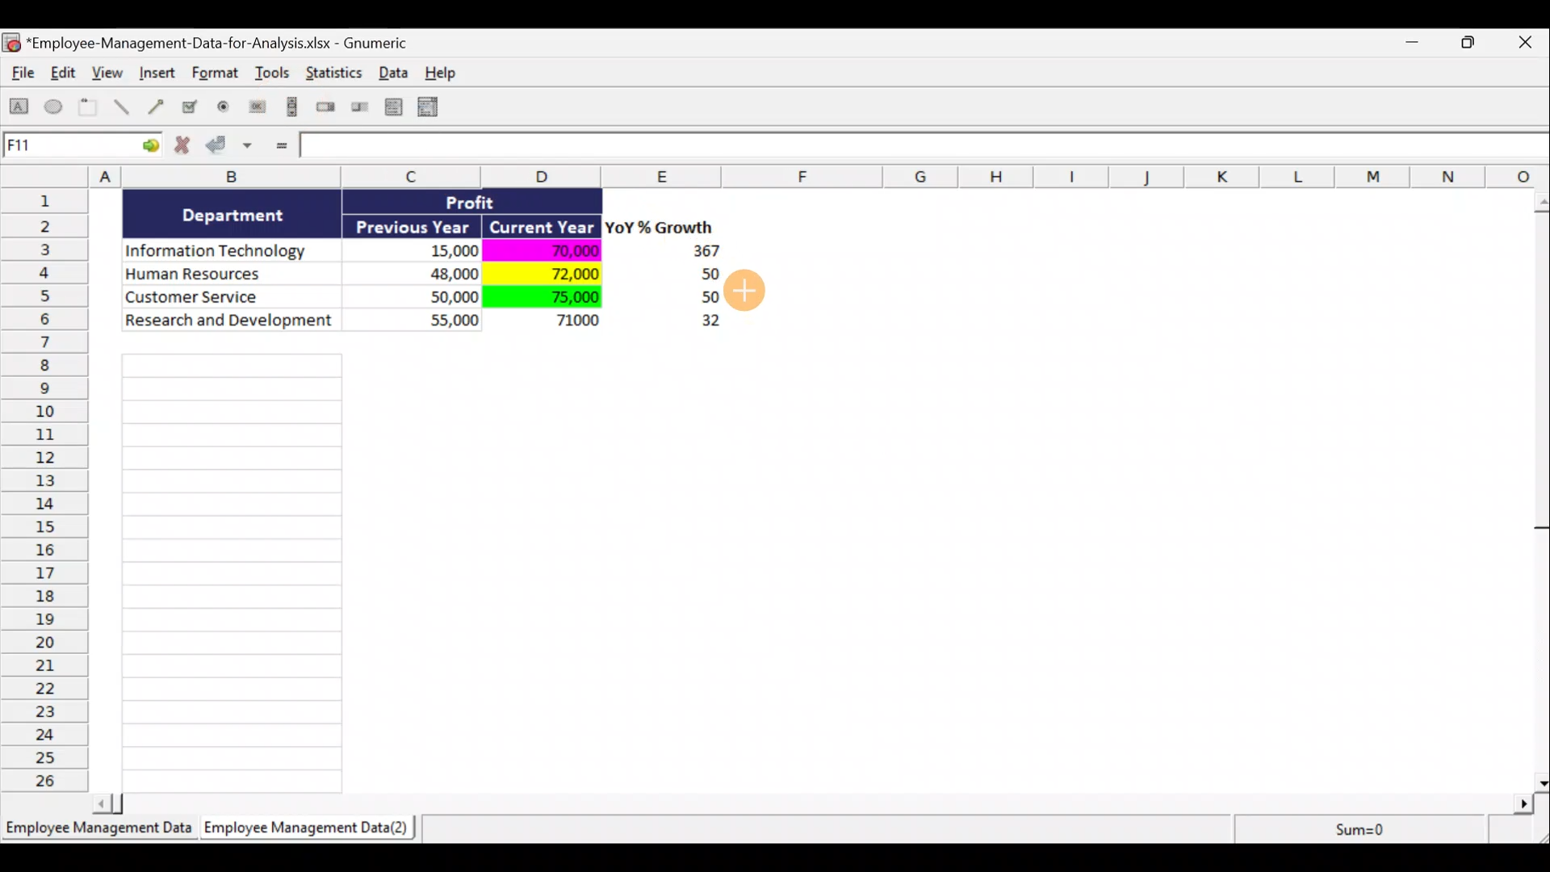 The height and width of the screenshot is (872, 1550). What do you see at coordinates (19, 109) in the screenshot?
I see `Create a rectangle object` at bounding box center [19, 109].